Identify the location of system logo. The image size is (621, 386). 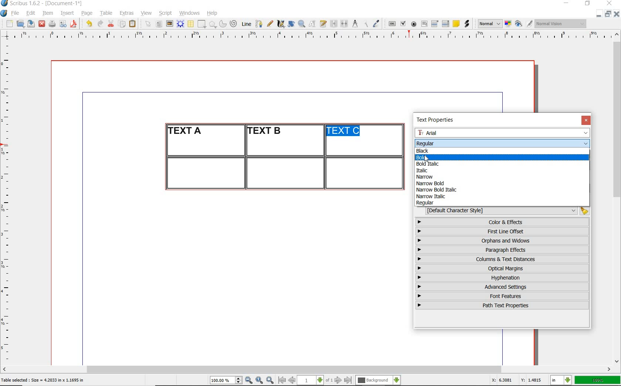
(4, 13).